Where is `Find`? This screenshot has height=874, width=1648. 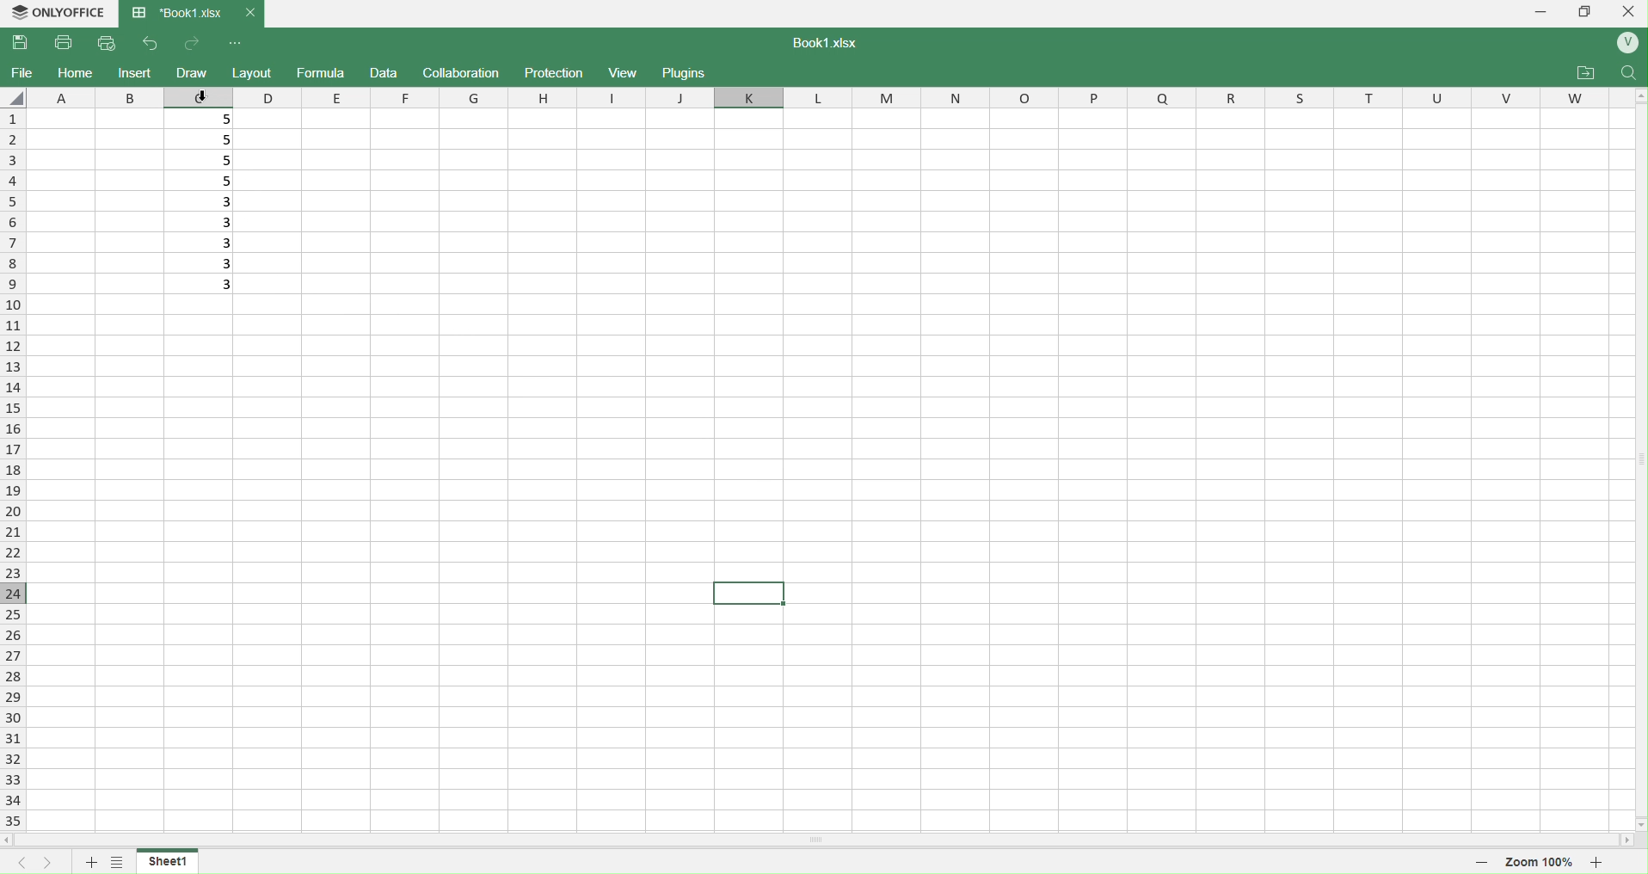
Find is located at coordinates (1626, 74).